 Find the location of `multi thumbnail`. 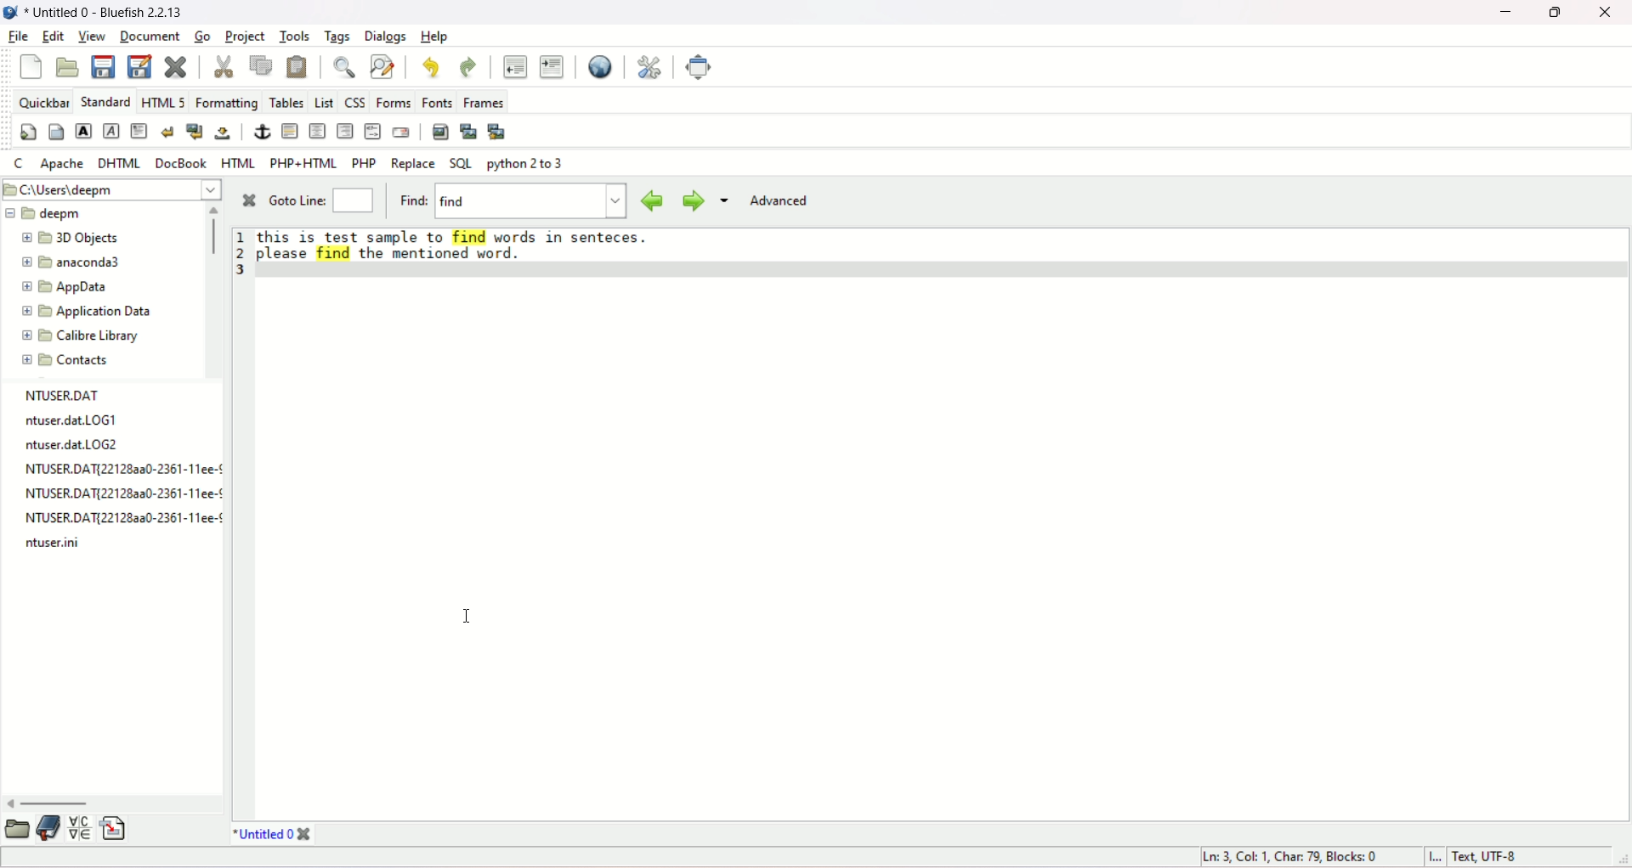

multi thumbnail is located at coordinates (496, 131).